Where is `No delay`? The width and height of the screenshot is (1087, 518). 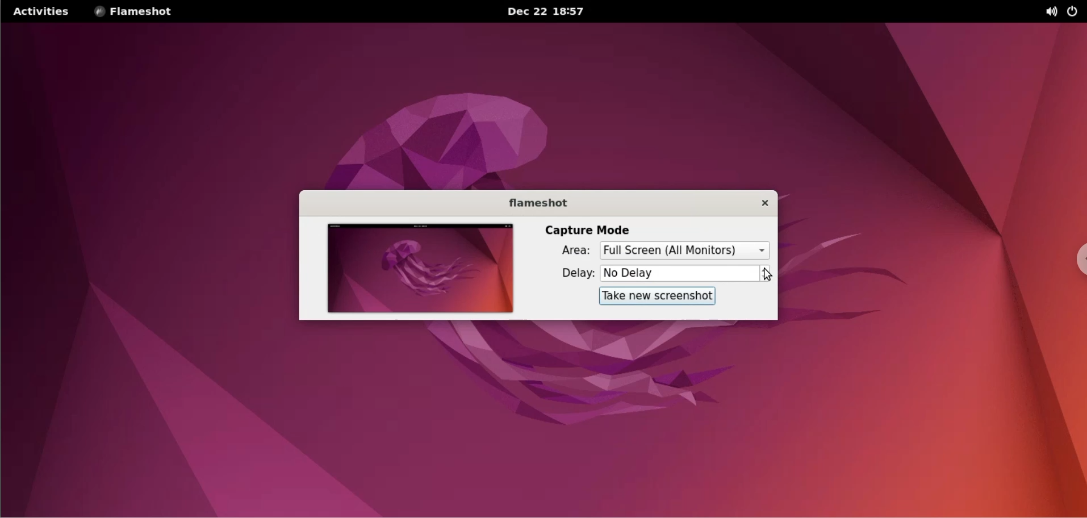 No delay is located at coordinates (679, 273).